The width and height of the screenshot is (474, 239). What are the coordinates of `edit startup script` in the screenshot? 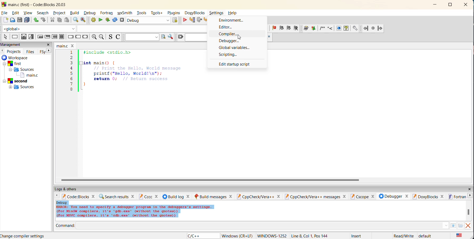 It's located at (234, 63).